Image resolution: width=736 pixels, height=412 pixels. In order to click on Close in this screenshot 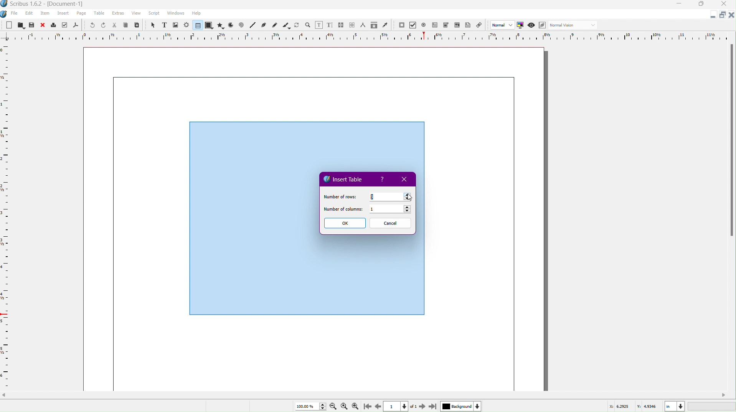, I will do `click(726, 5)`.